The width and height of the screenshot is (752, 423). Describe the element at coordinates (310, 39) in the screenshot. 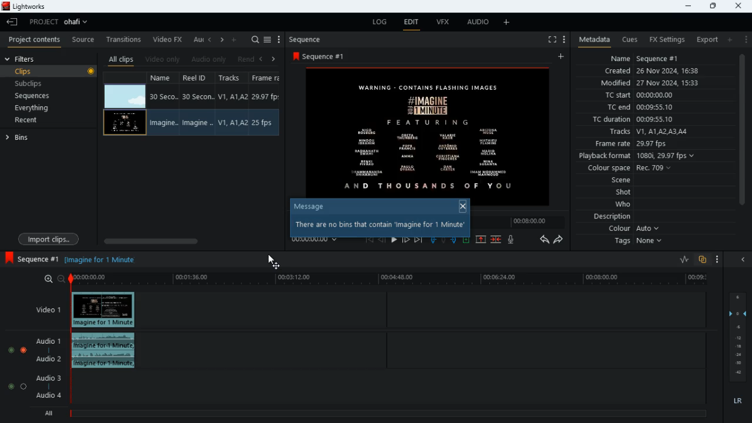

I see `sequence` at that location.